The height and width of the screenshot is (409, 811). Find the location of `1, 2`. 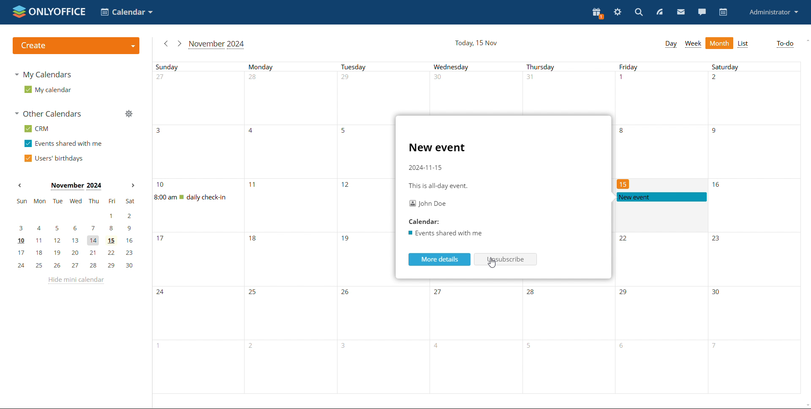

1, 2 is located at coordinates (79, 216).